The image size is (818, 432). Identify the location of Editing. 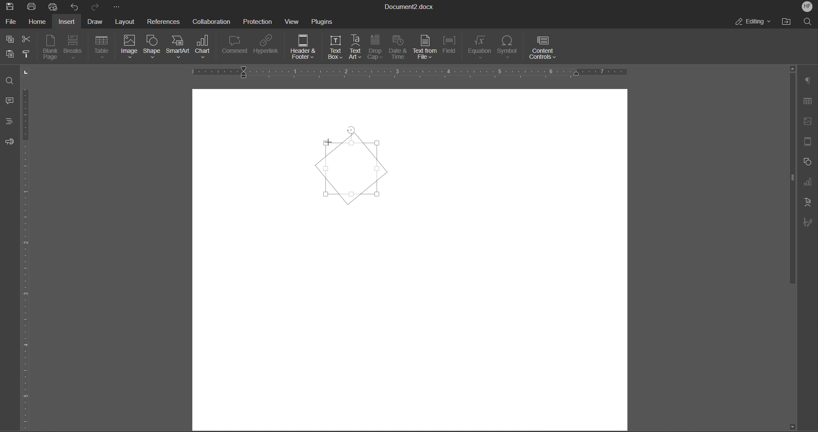
(754, 23).